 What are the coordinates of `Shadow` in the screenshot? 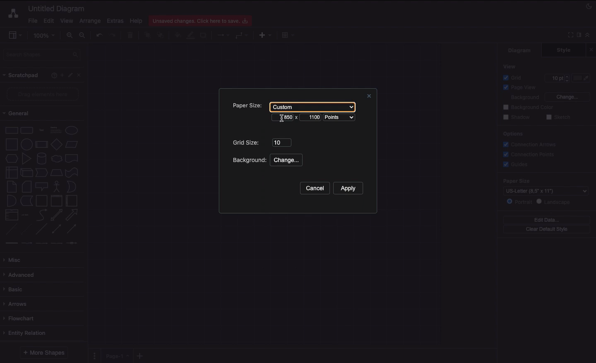 It's located at (204, 35).